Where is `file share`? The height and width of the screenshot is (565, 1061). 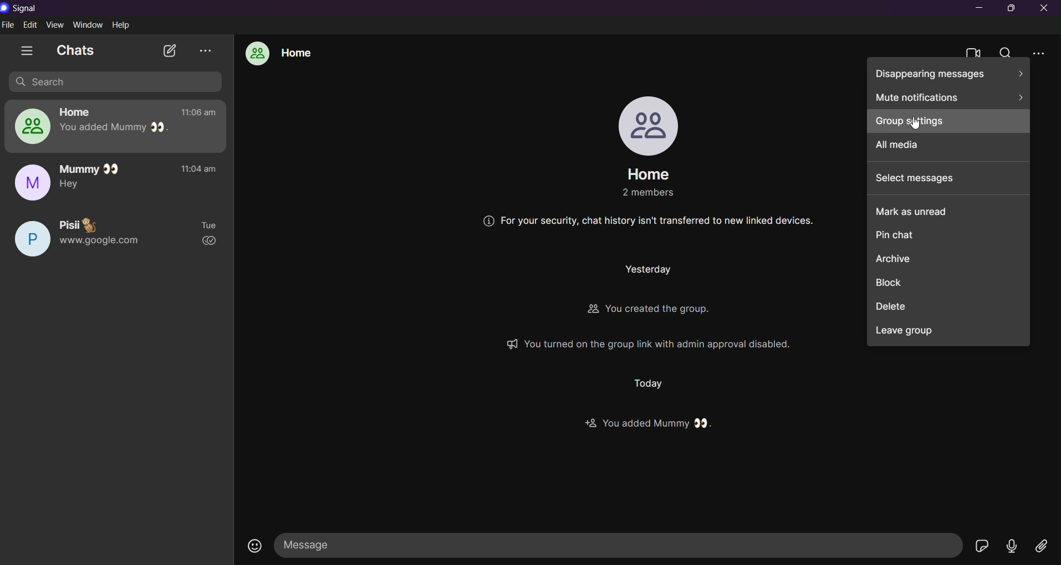
file share is located at coordinates (1039, 545).